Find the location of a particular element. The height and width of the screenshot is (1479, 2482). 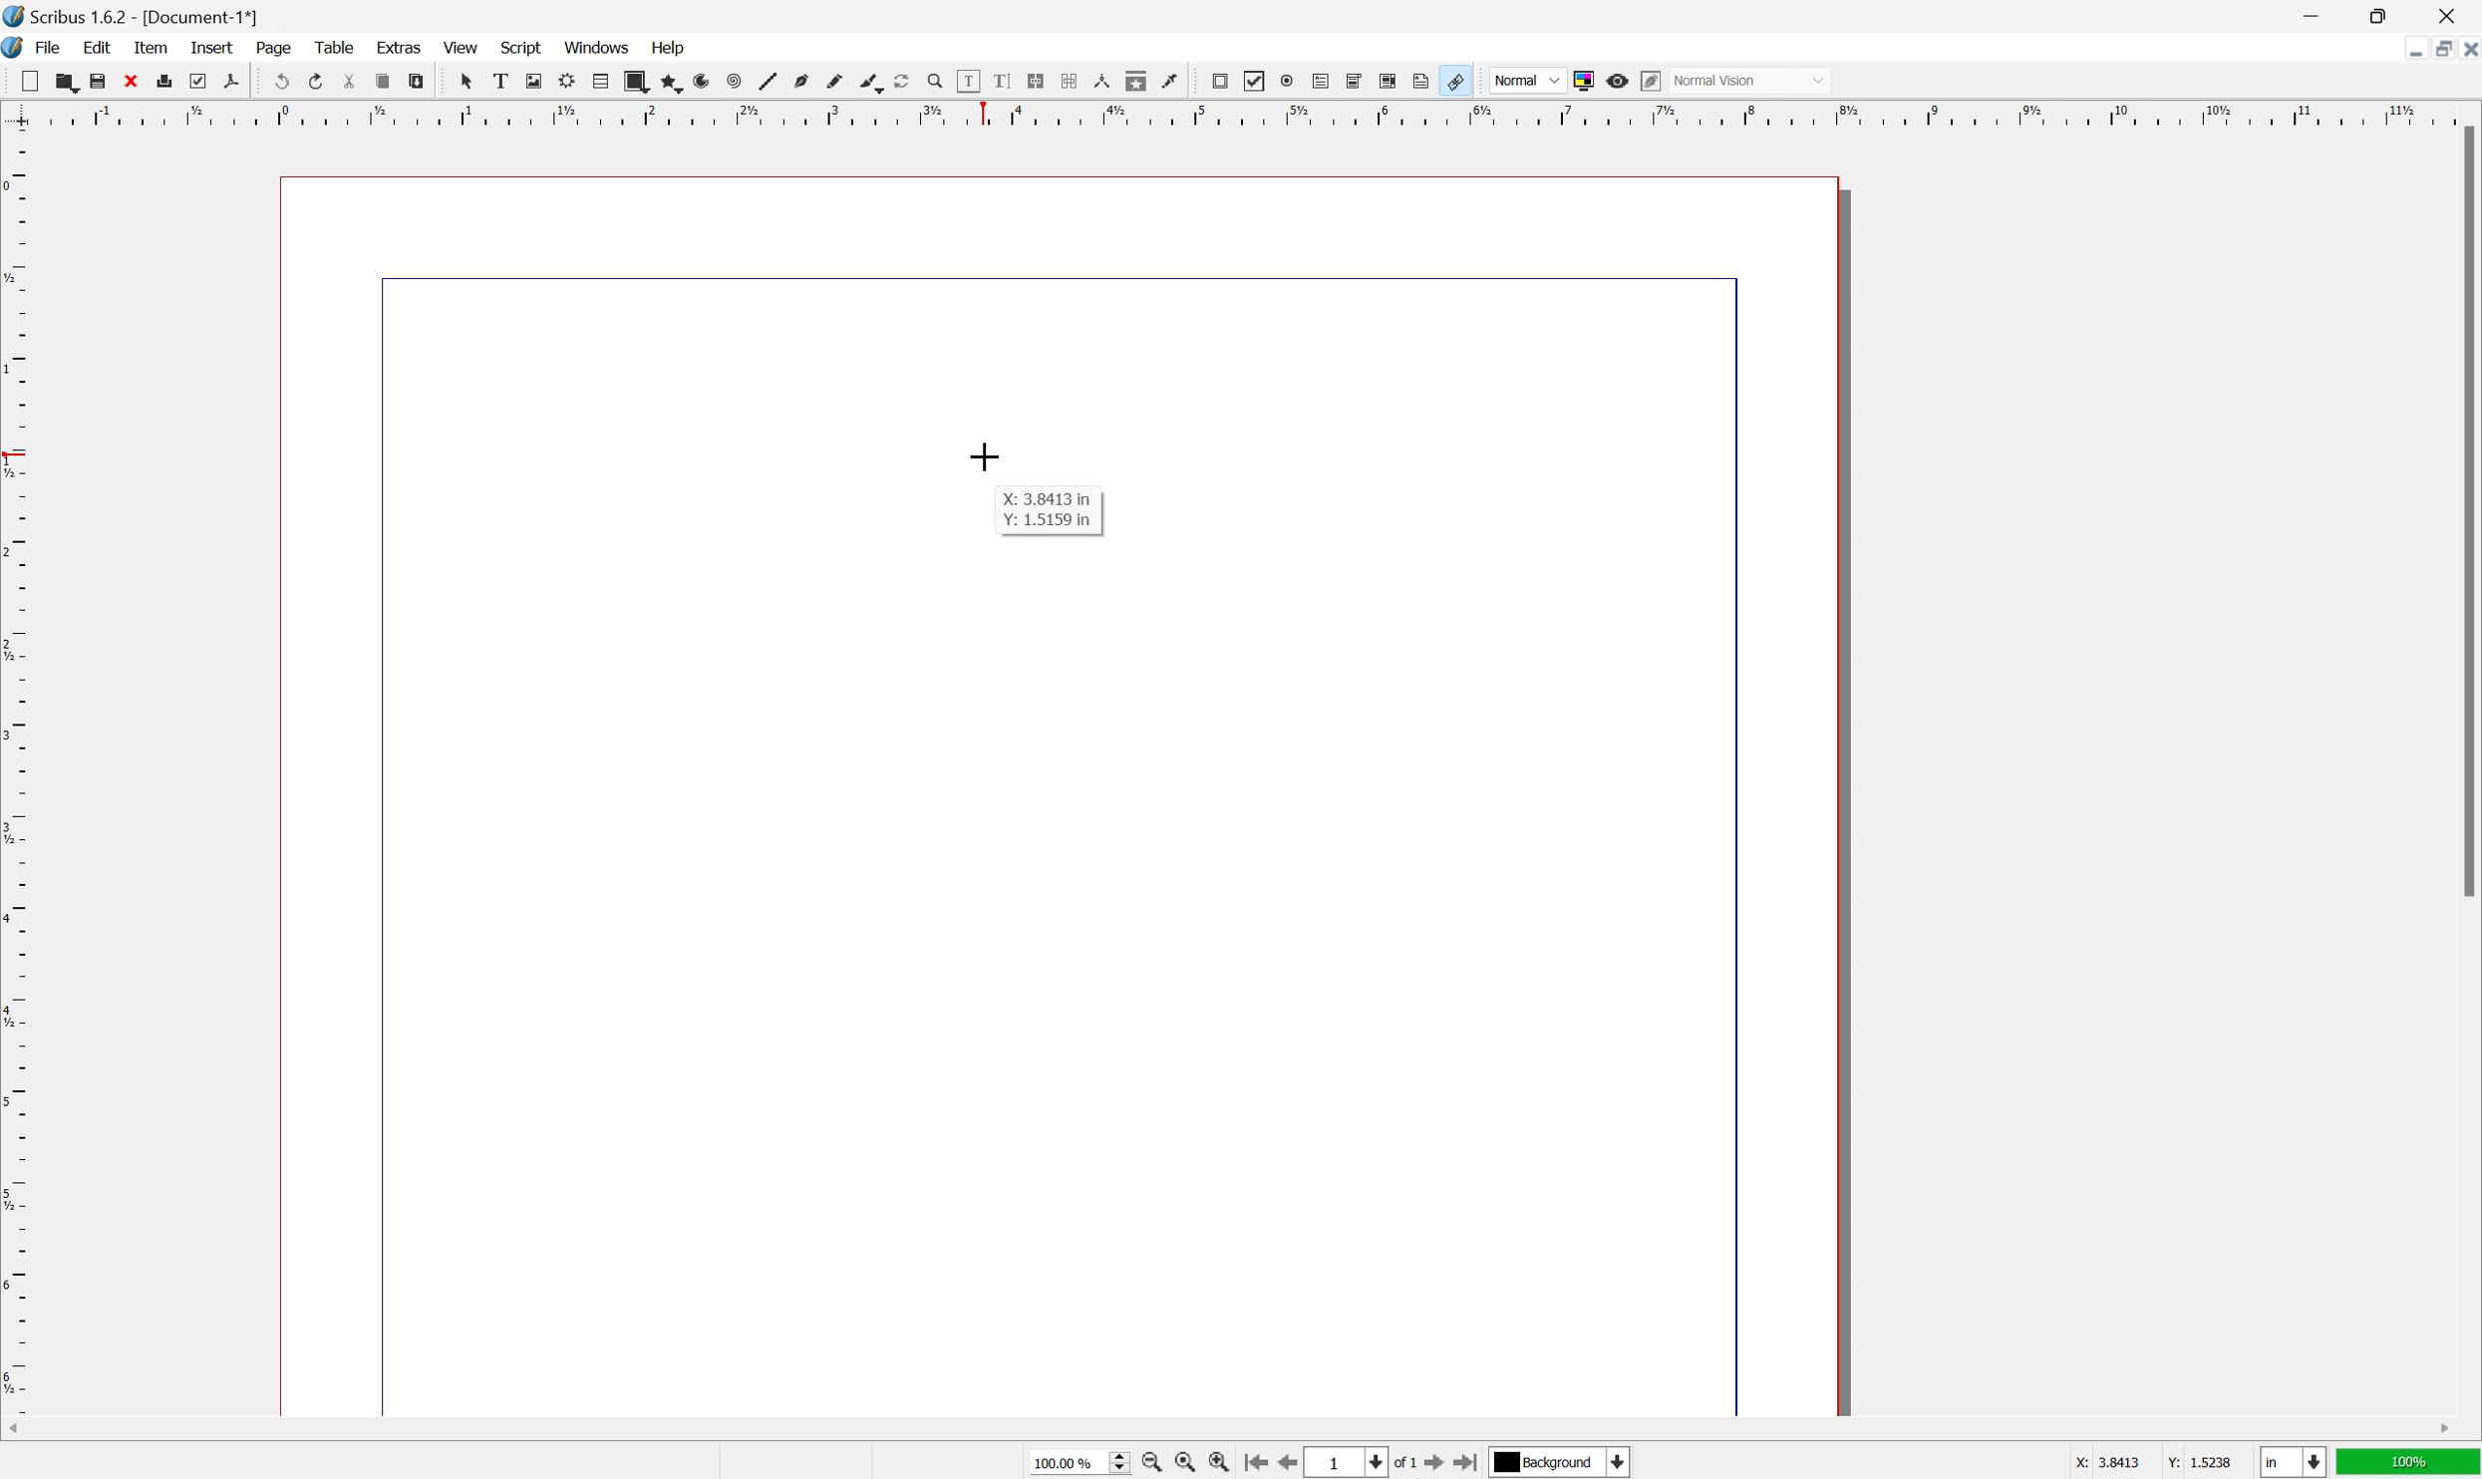

Script is located at coordinates (522, 46).